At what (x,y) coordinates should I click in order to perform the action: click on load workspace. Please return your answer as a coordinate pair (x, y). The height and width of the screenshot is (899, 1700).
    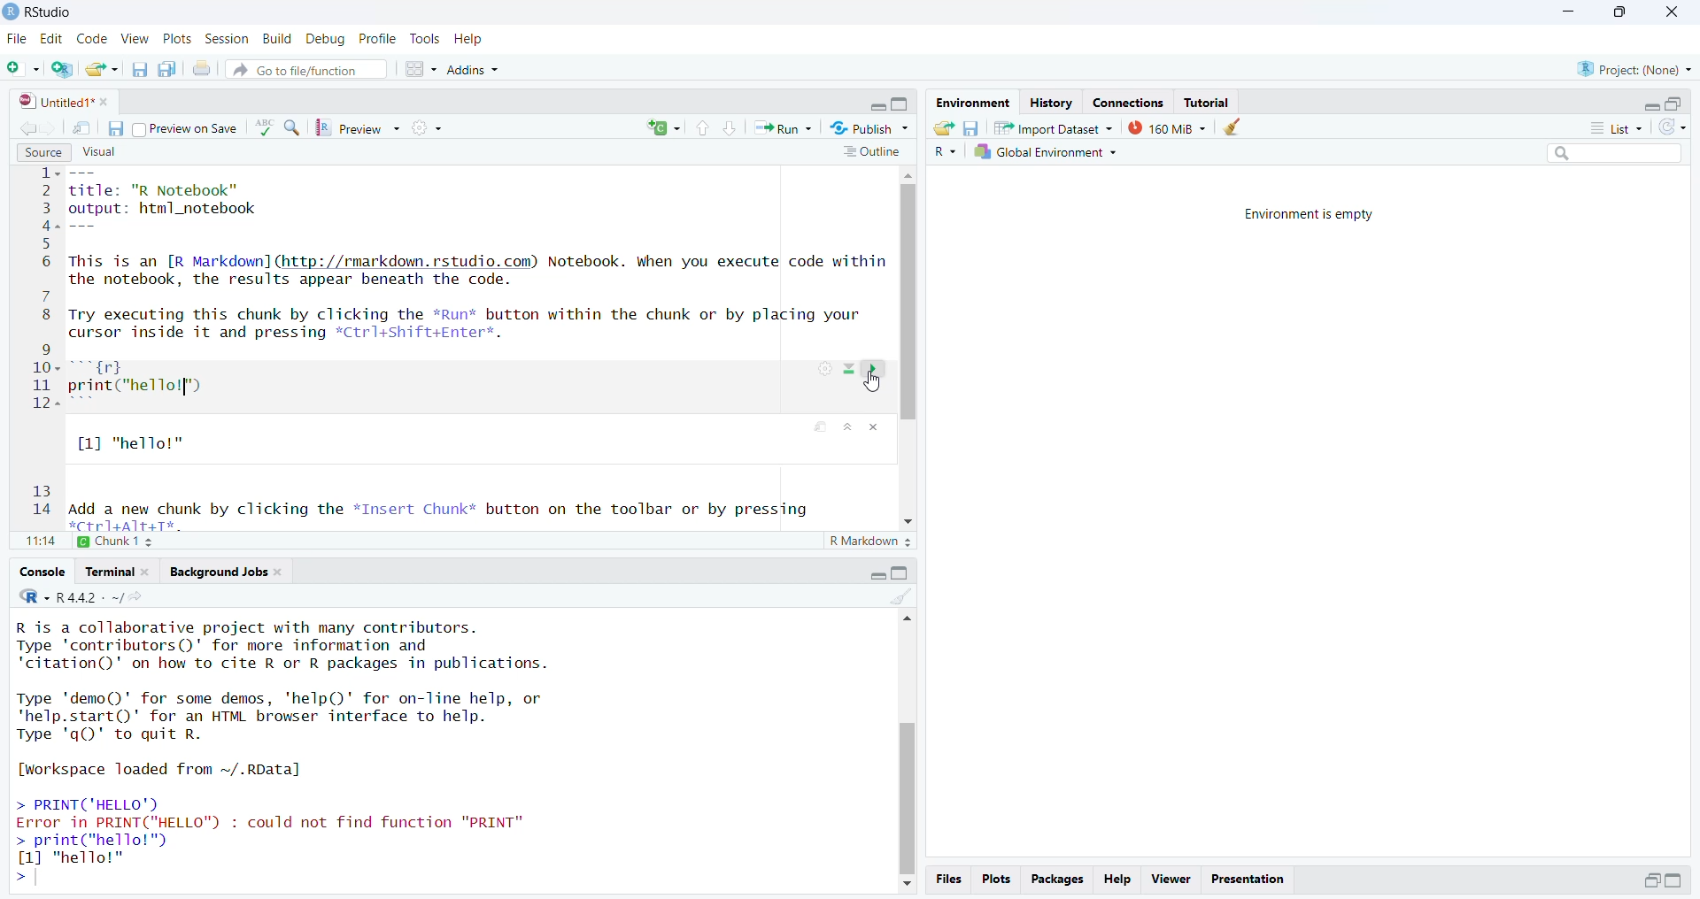
    Looking at the image, I should click on (943, 127).